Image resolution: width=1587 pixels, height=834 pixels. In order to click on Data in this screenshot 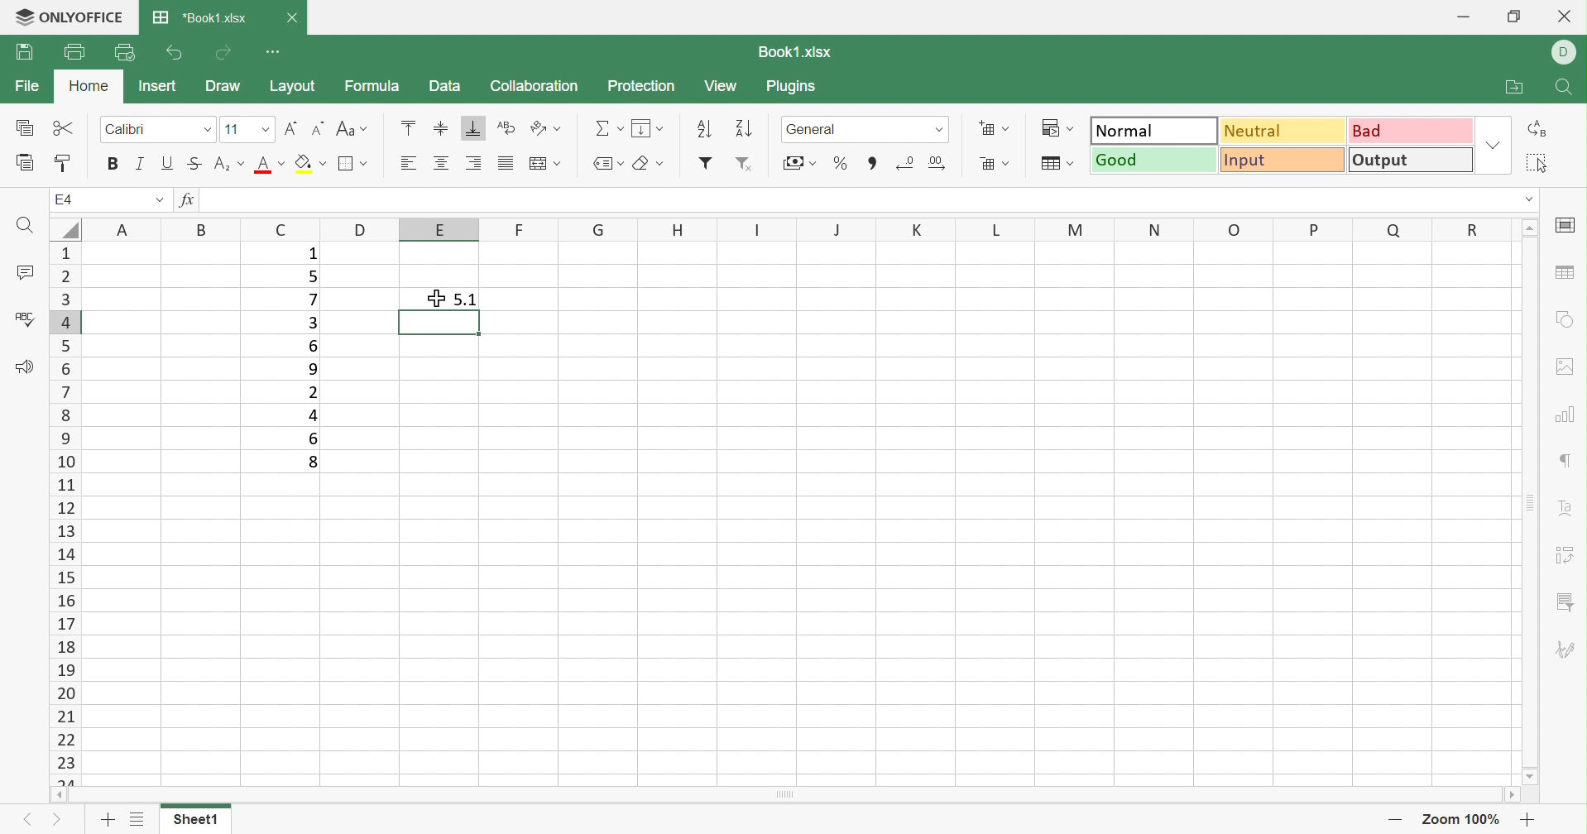, I will do `click(448, 86)`.